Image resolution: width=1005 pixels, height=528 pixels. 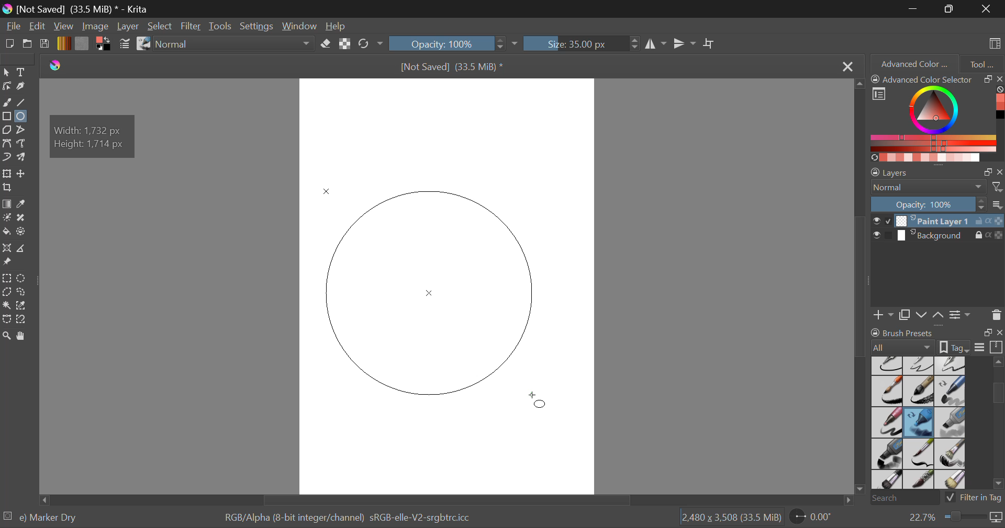 What do you see at coordinates (938, 220) in the screenshot?
I see `Paint Layer 1` at bounding box center [938, 220].